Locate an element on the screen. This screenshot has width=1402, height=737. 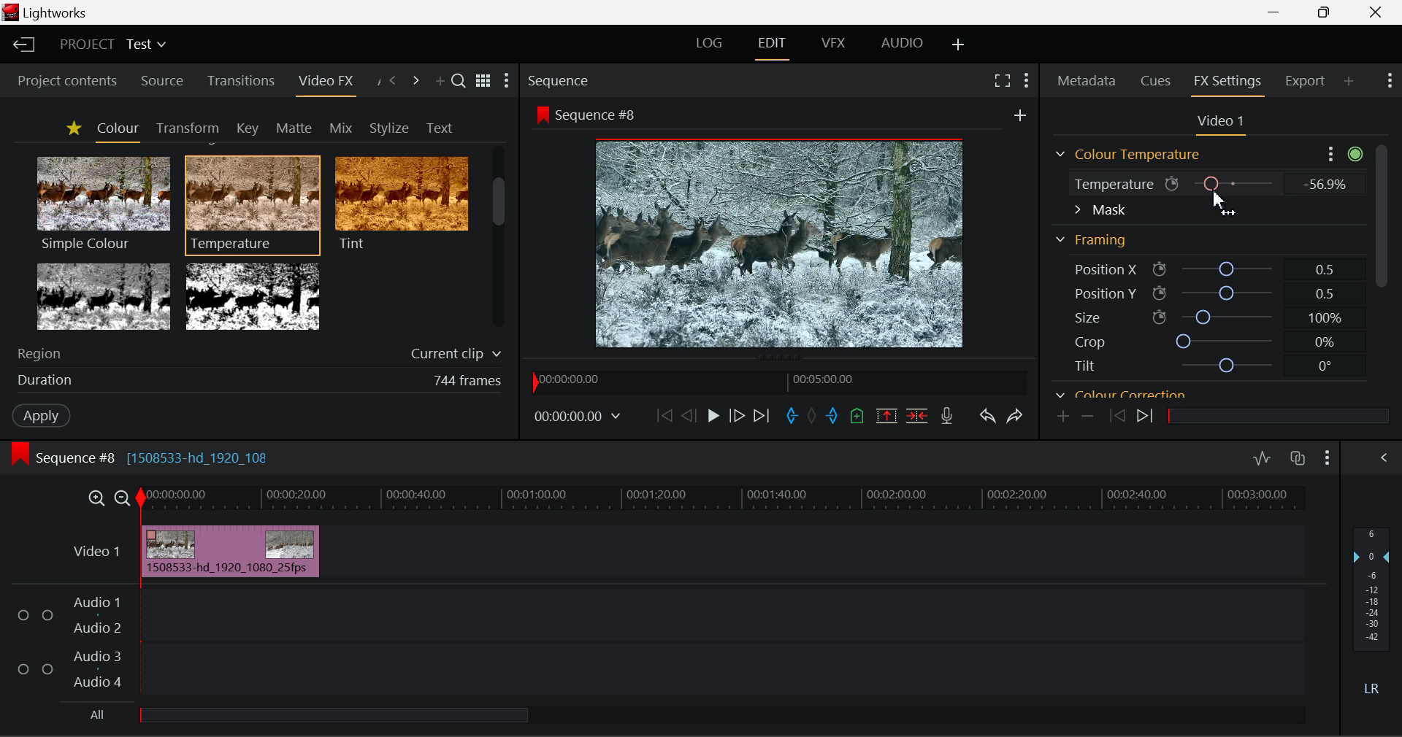
Undo is located at coordinates (986, 415).